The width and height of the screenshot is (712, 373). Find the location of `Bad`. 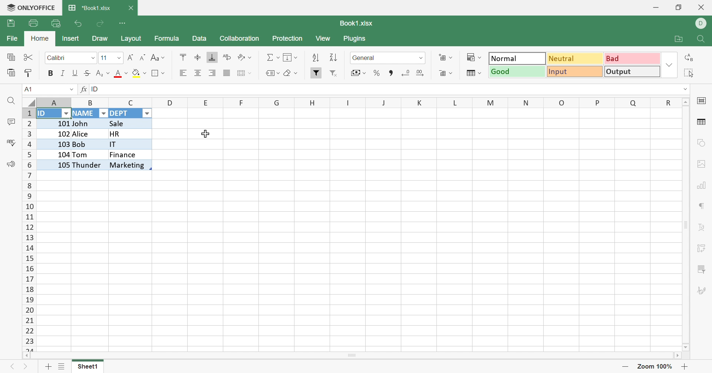

Bad is located at coordinates (631, 60).